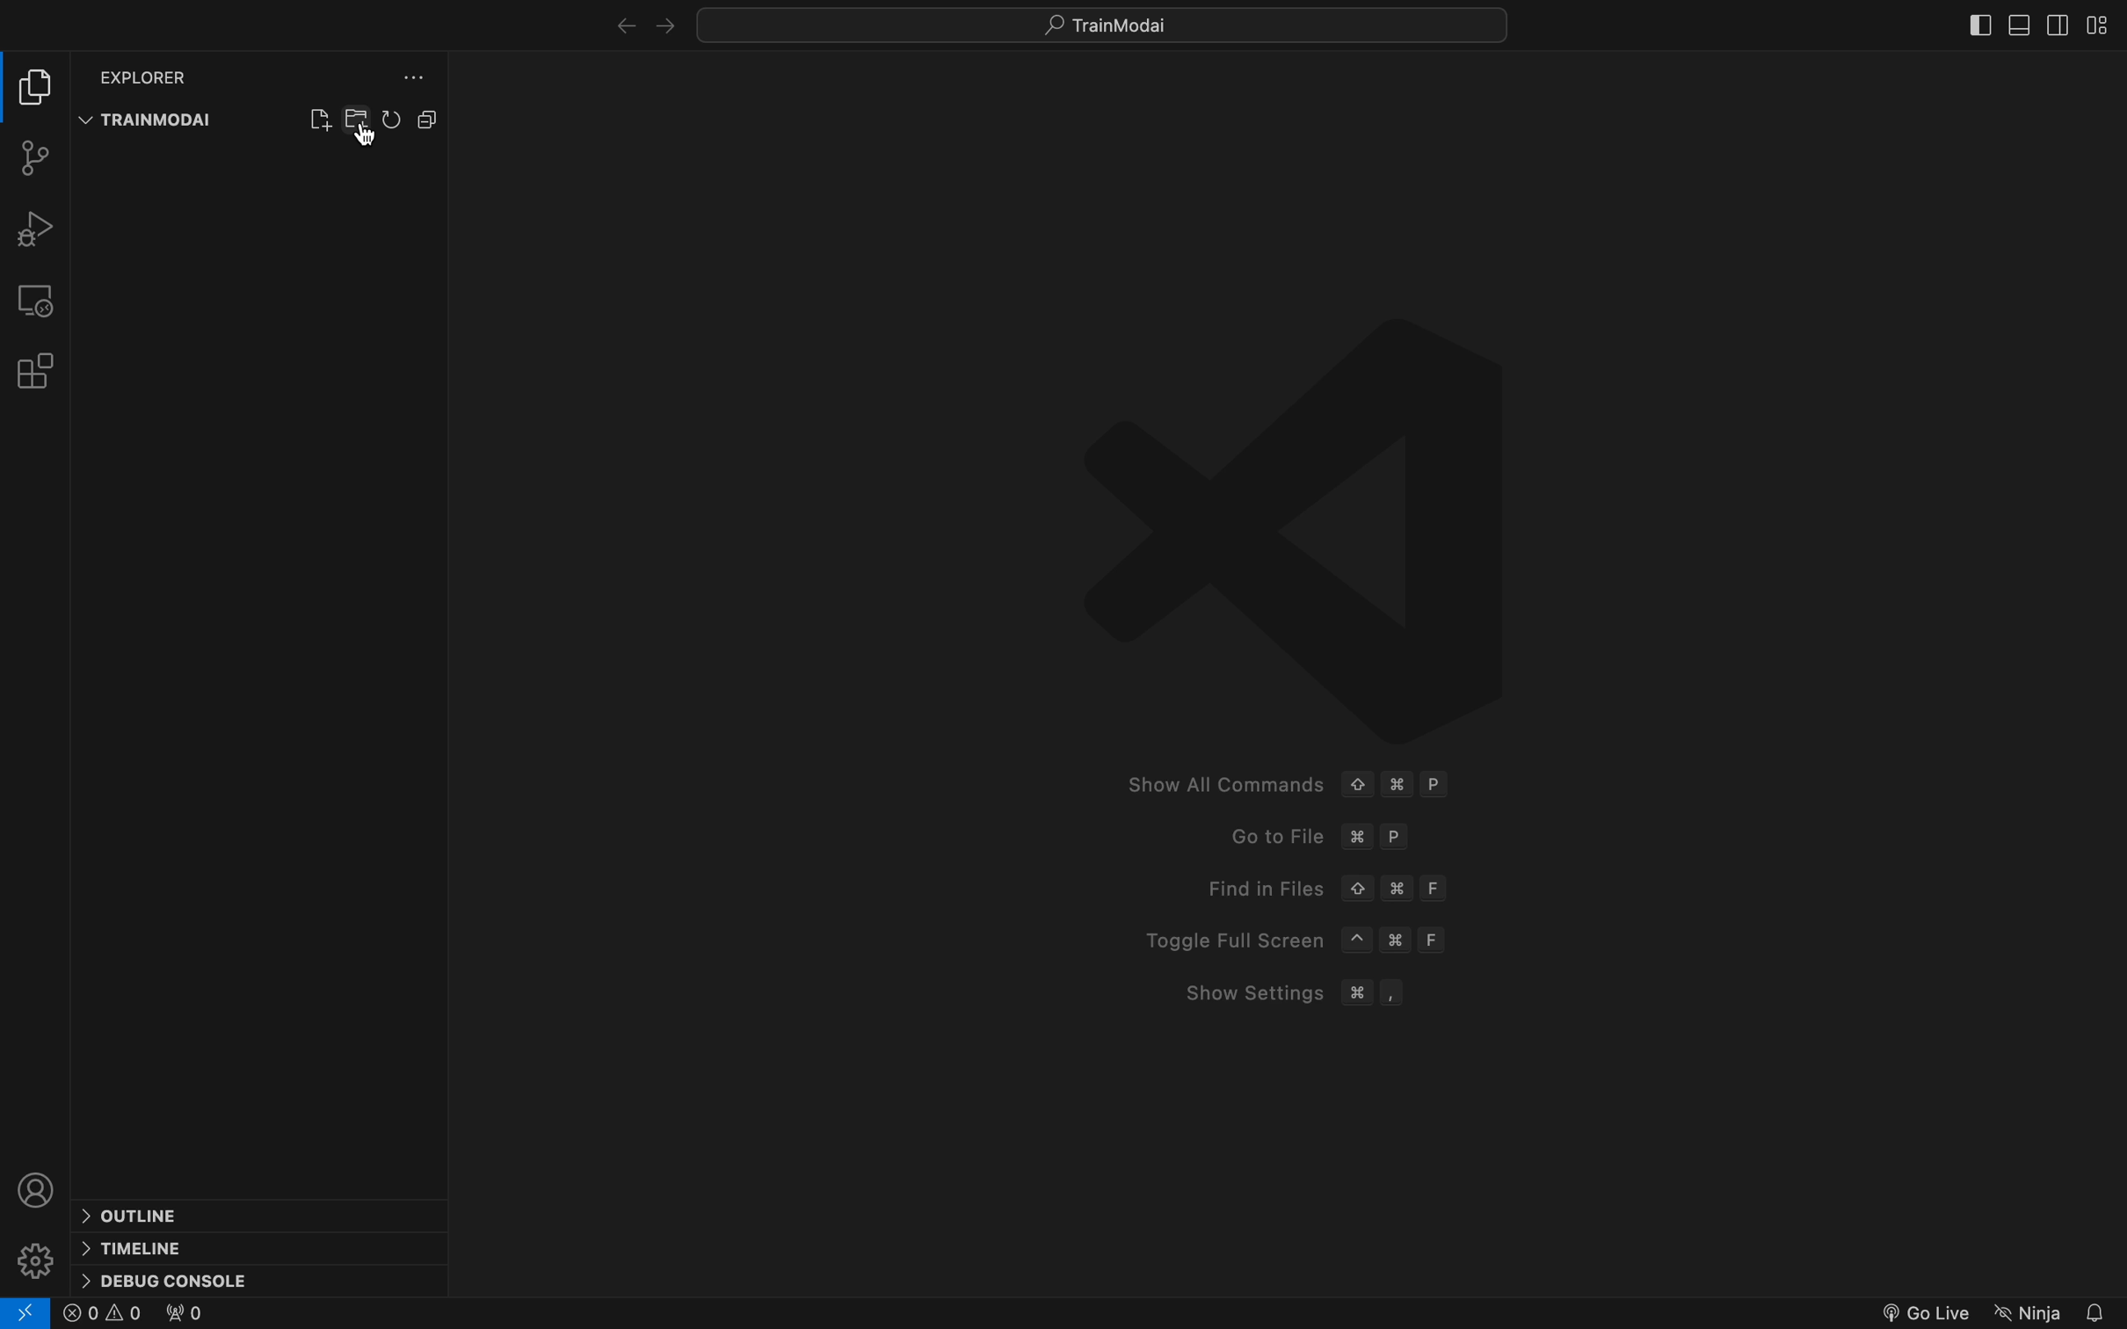 This screenshot has height=1329, width=2127. Describe the element at coordinates (1283, 994) in the screenshot. I see `Show settings` at that location.